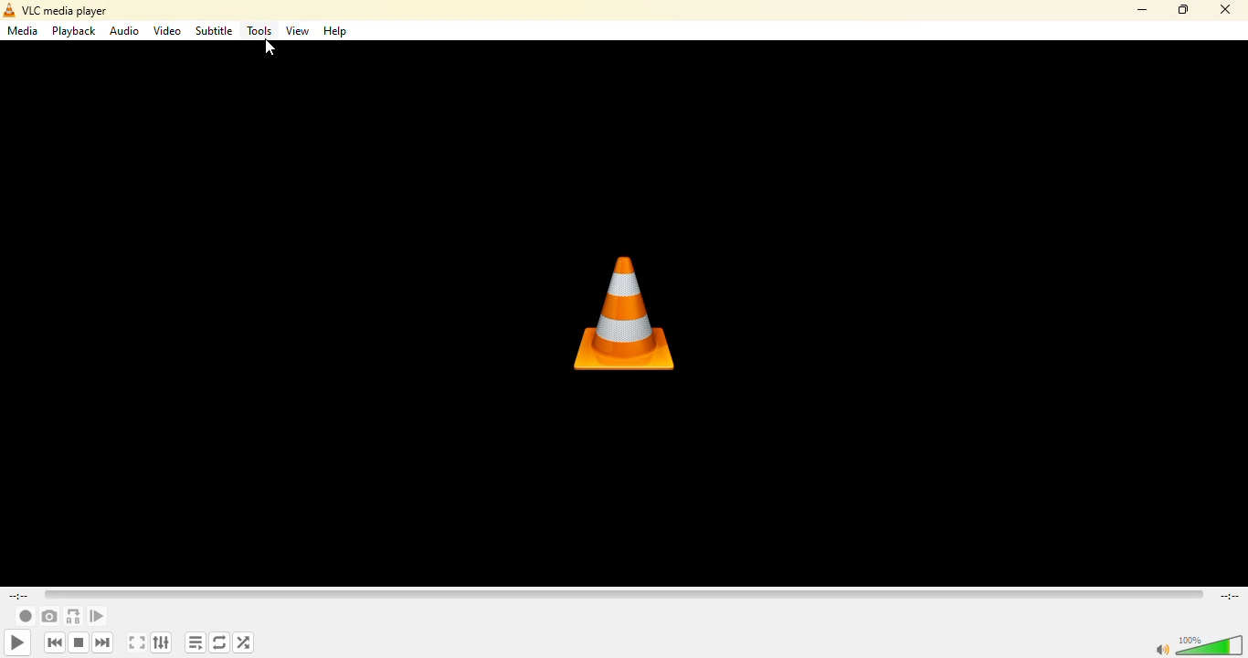 Image resolution: width=1248 pixels, height=658 pixels. What do you see at coordinates (622, 319) in the screenshot?
I see `vlc logo` at bounding box center [622, 319].